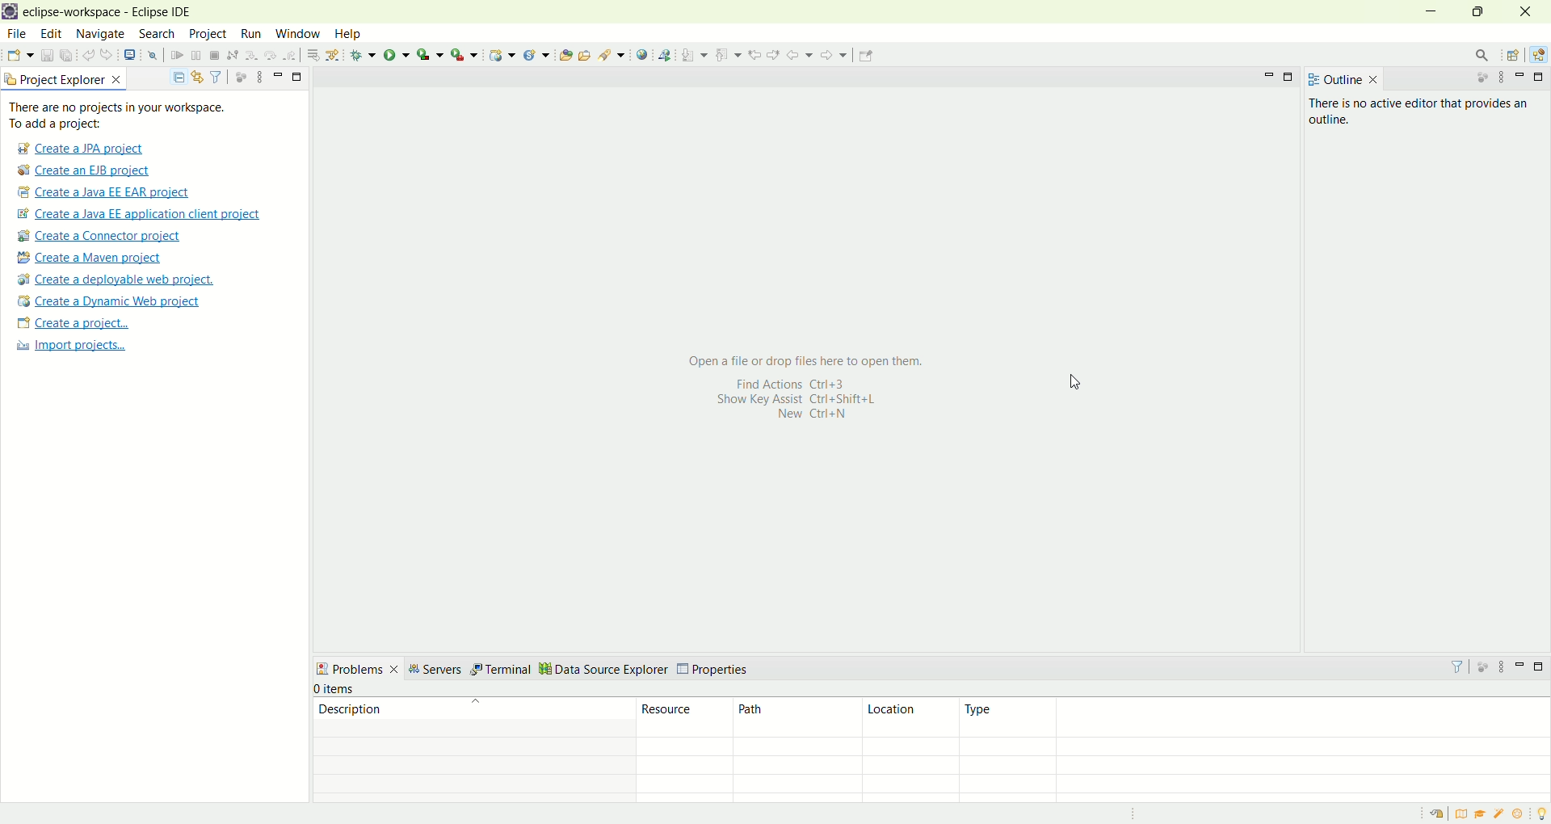  I want to click on coverage, so click(430, 55).